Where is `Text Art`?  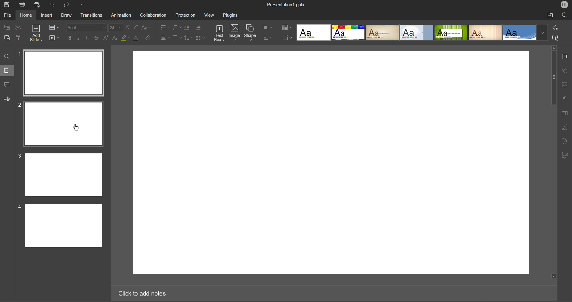 Text Art is located at coordinates (565, 141).